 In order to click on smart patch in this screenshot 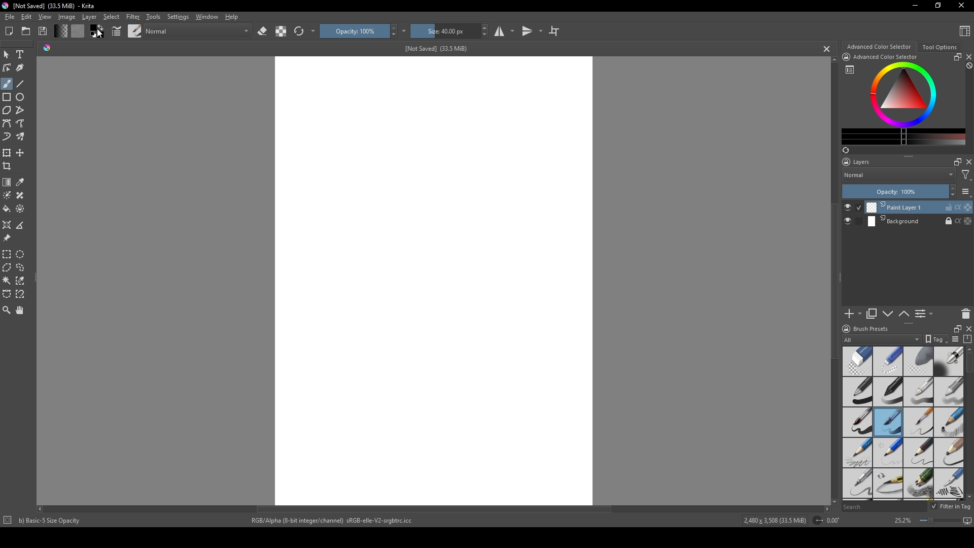, I will do `click(22, 195)`.